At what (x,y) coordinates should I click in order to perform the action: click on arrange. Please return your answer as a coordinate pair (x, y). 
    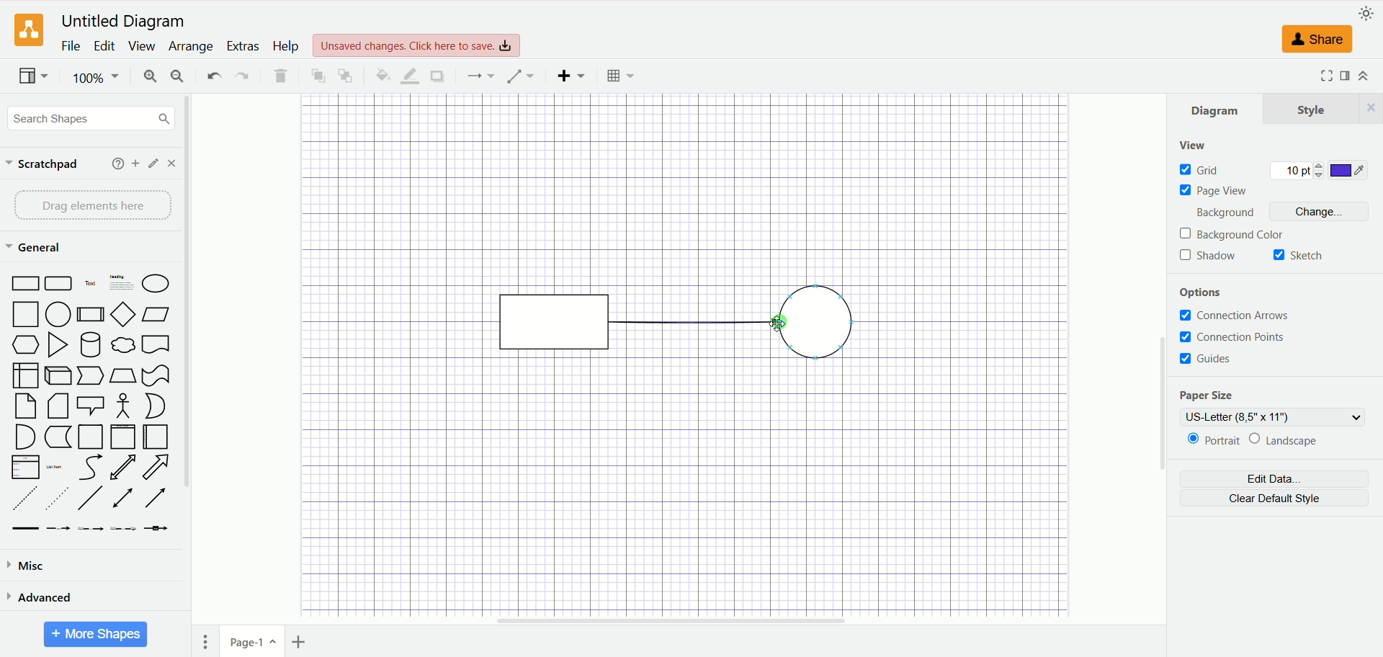
    Looking at the image, I should click on (190, 47).